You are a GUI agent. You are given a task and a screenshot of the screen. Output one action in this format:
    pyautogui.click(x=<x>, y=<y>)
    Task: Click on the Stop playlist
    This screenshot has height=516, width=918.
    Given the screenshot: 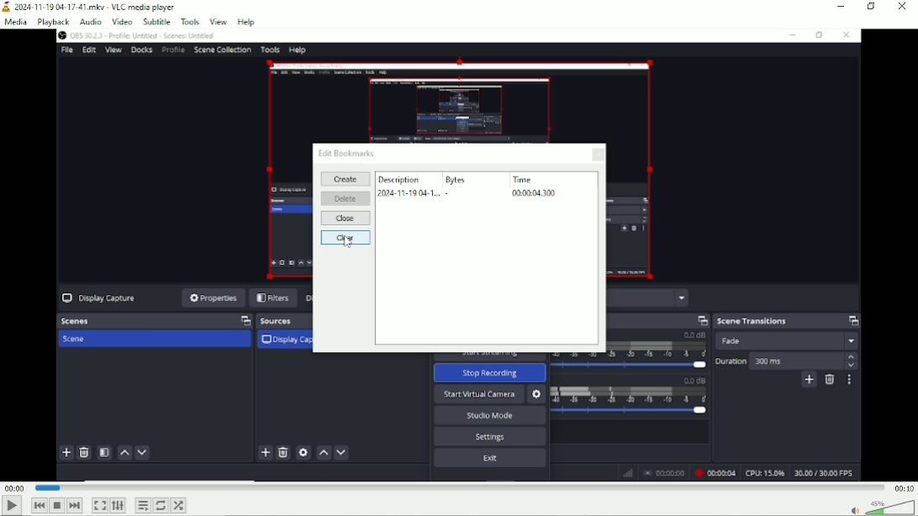 What is the action you would take?
    pyautogui.click(x=56, y=505)
    